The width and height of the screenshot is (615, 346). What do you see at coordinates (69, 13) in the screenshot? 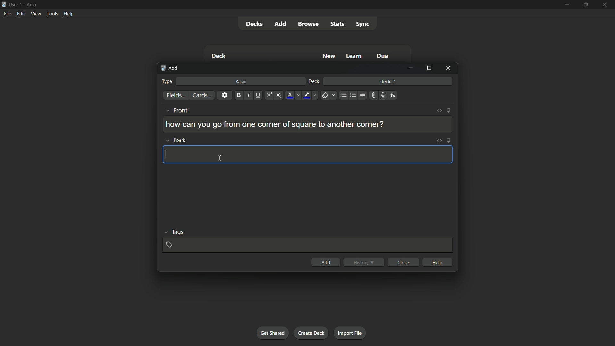
I see `help menu` at bounding box center [69, 13].